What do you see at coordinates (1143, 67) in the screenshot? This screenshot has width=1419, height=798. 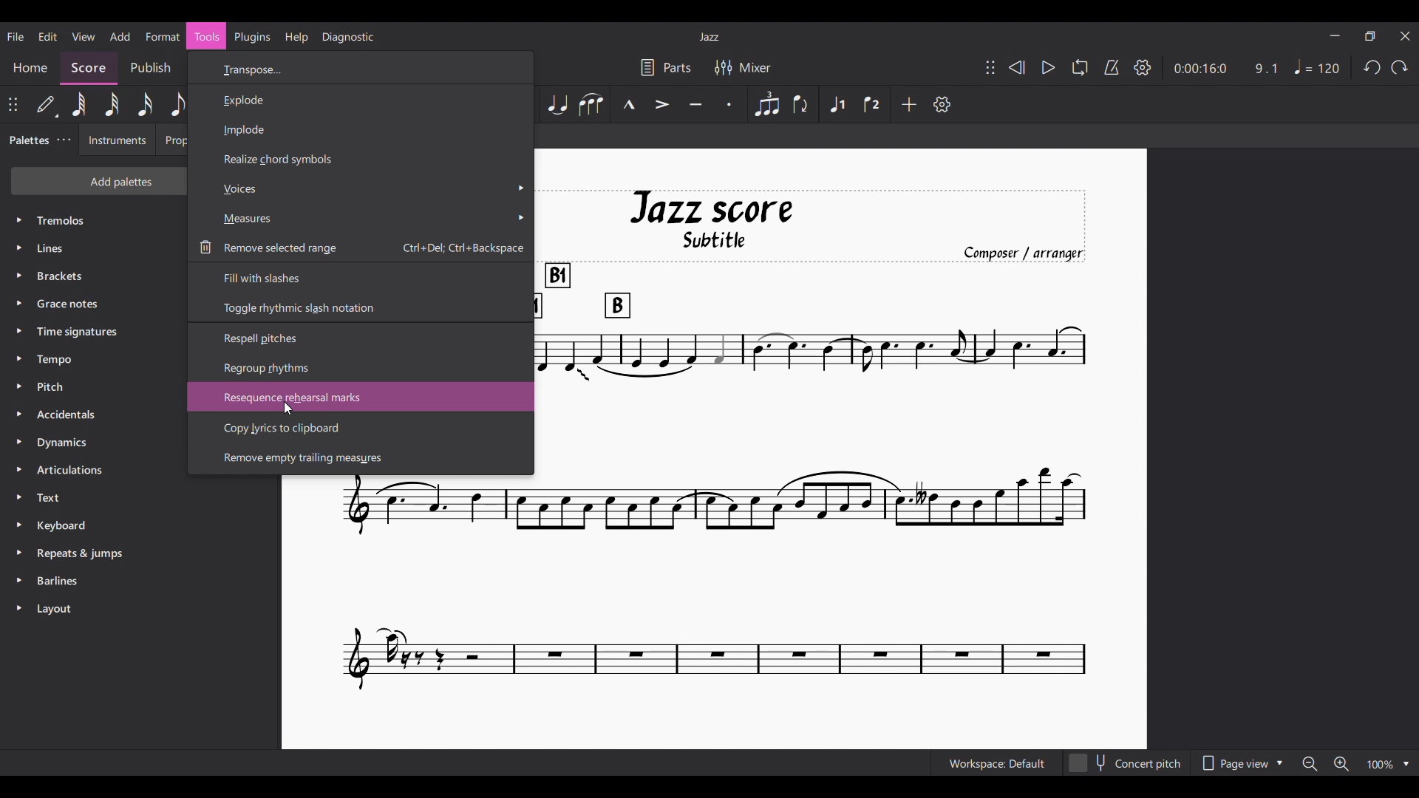 I see `Settings` at bounding box center [1143, 67].